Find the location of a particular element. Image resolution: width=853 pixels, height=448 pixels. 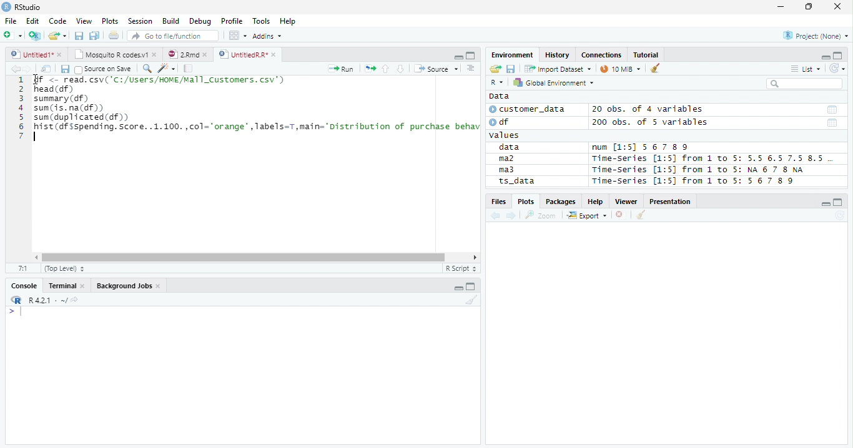

Save is located at coordinates (64, 69).